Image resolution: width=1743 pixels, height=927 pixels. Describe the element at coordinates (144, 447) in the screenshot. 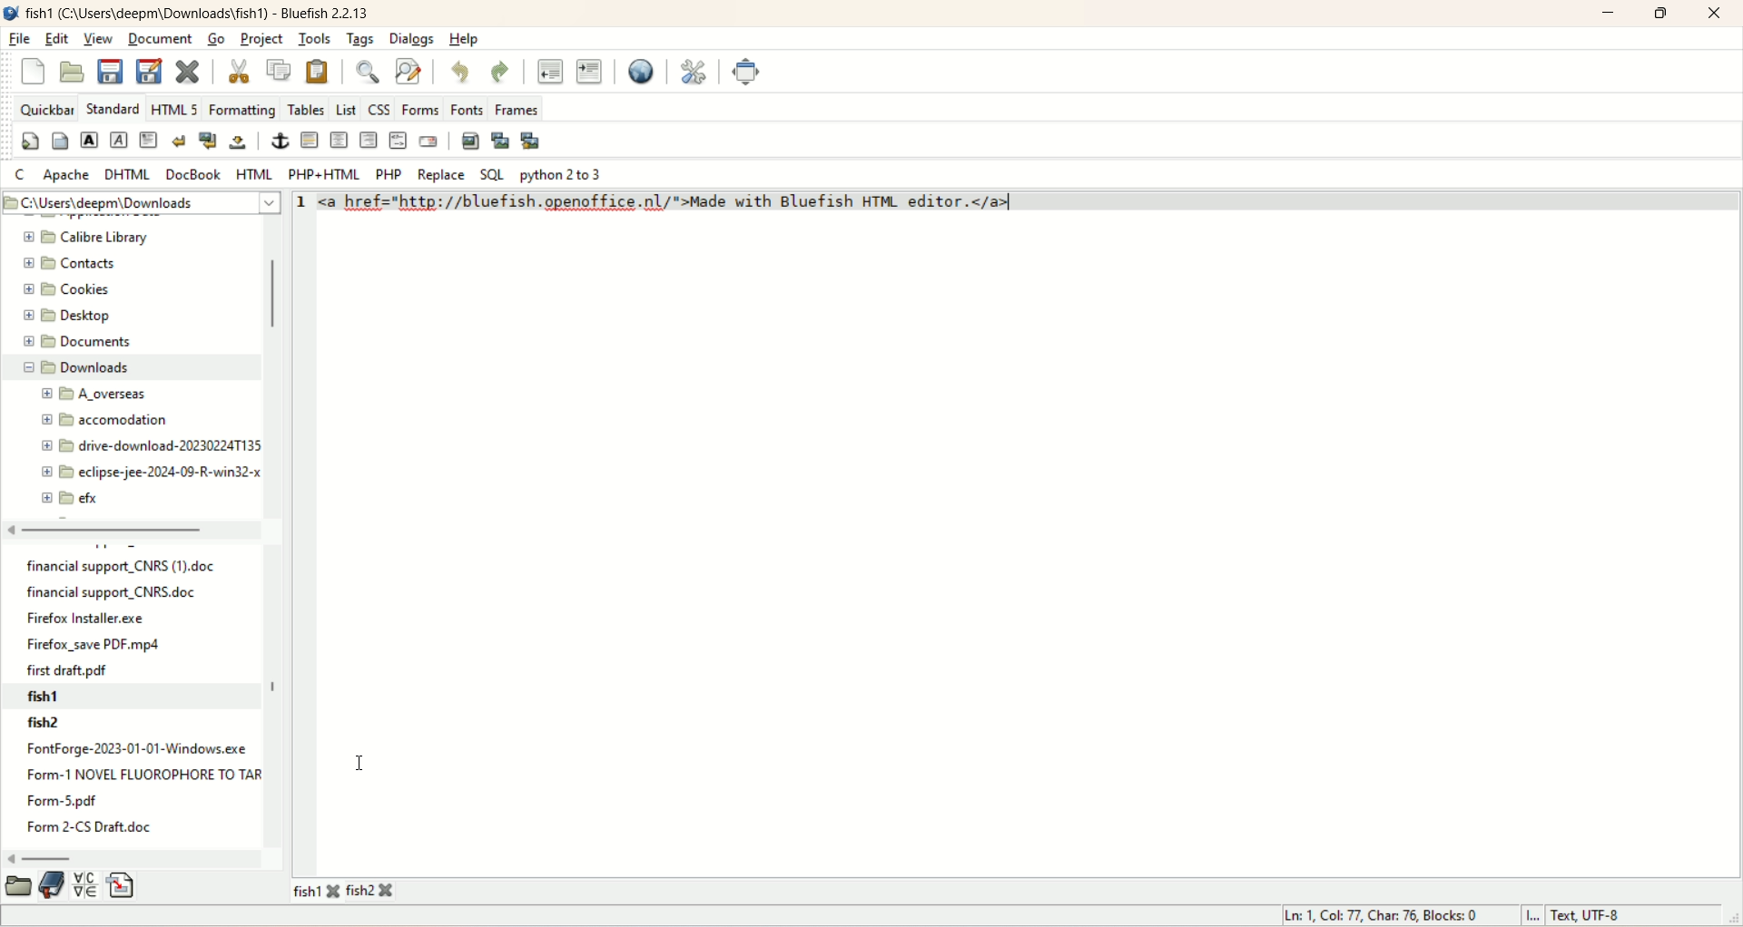

I see `drive` at that location.